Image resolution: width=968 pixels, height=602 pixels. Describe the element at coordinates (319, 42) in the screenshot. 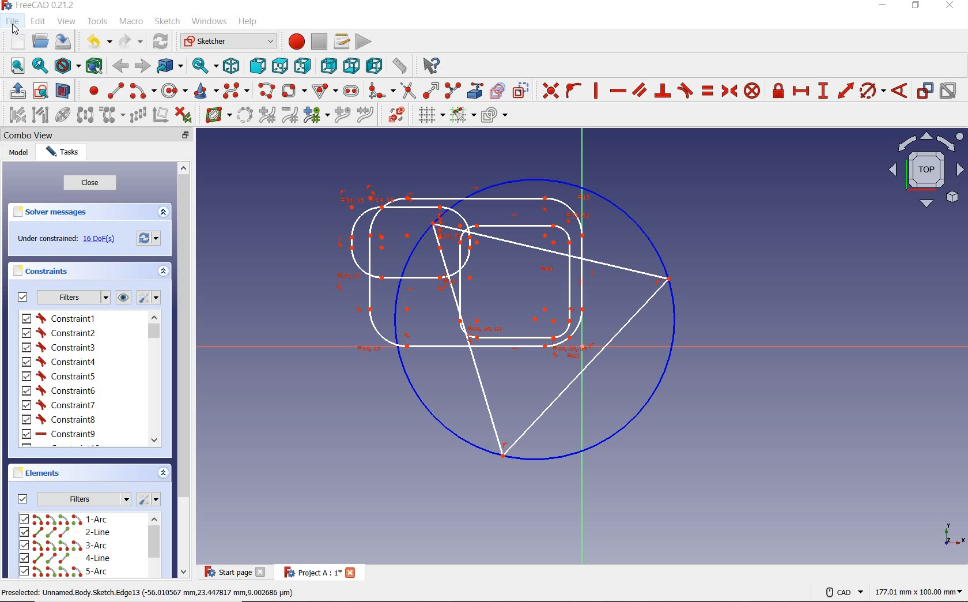

I see `stop macro recording` at that location.